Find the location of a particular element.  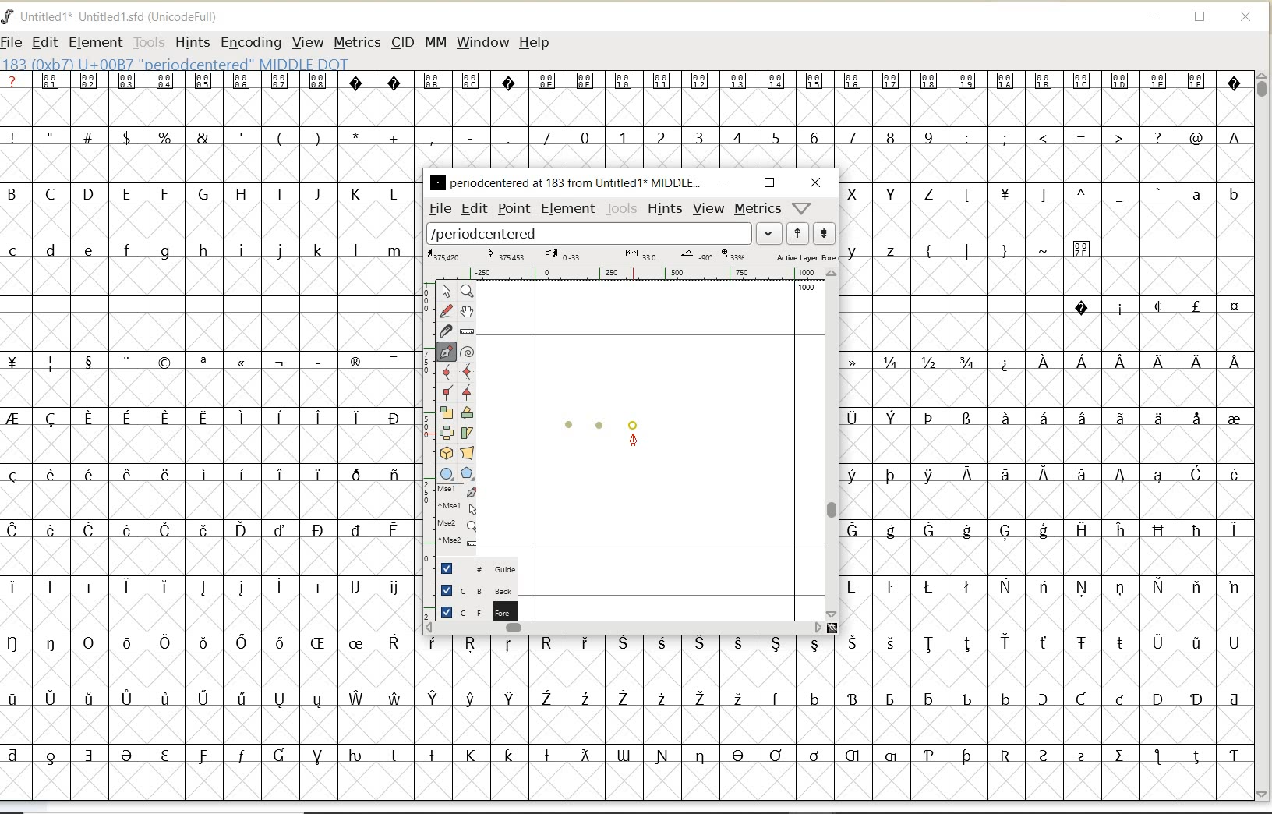

cursor events on the opened outline window is located at coordinates (458, 516).